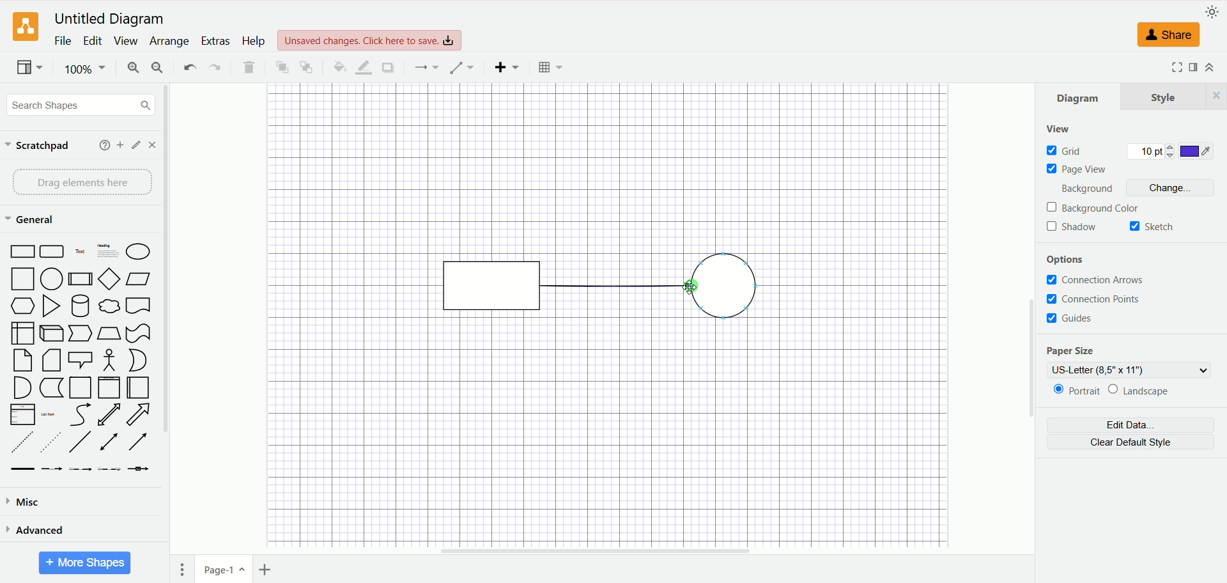 This screenshot has height=583, width=1227. I want to click on page1, so click(224, 569).